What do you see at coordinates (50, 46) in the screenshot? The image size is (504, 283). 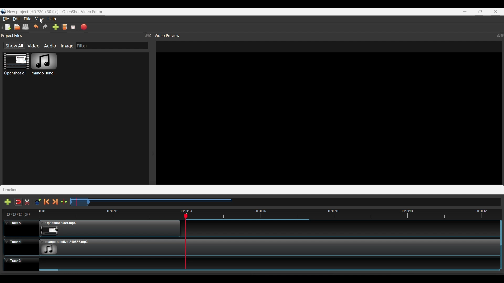 I see `Audio` at bounding box center [50, 46].